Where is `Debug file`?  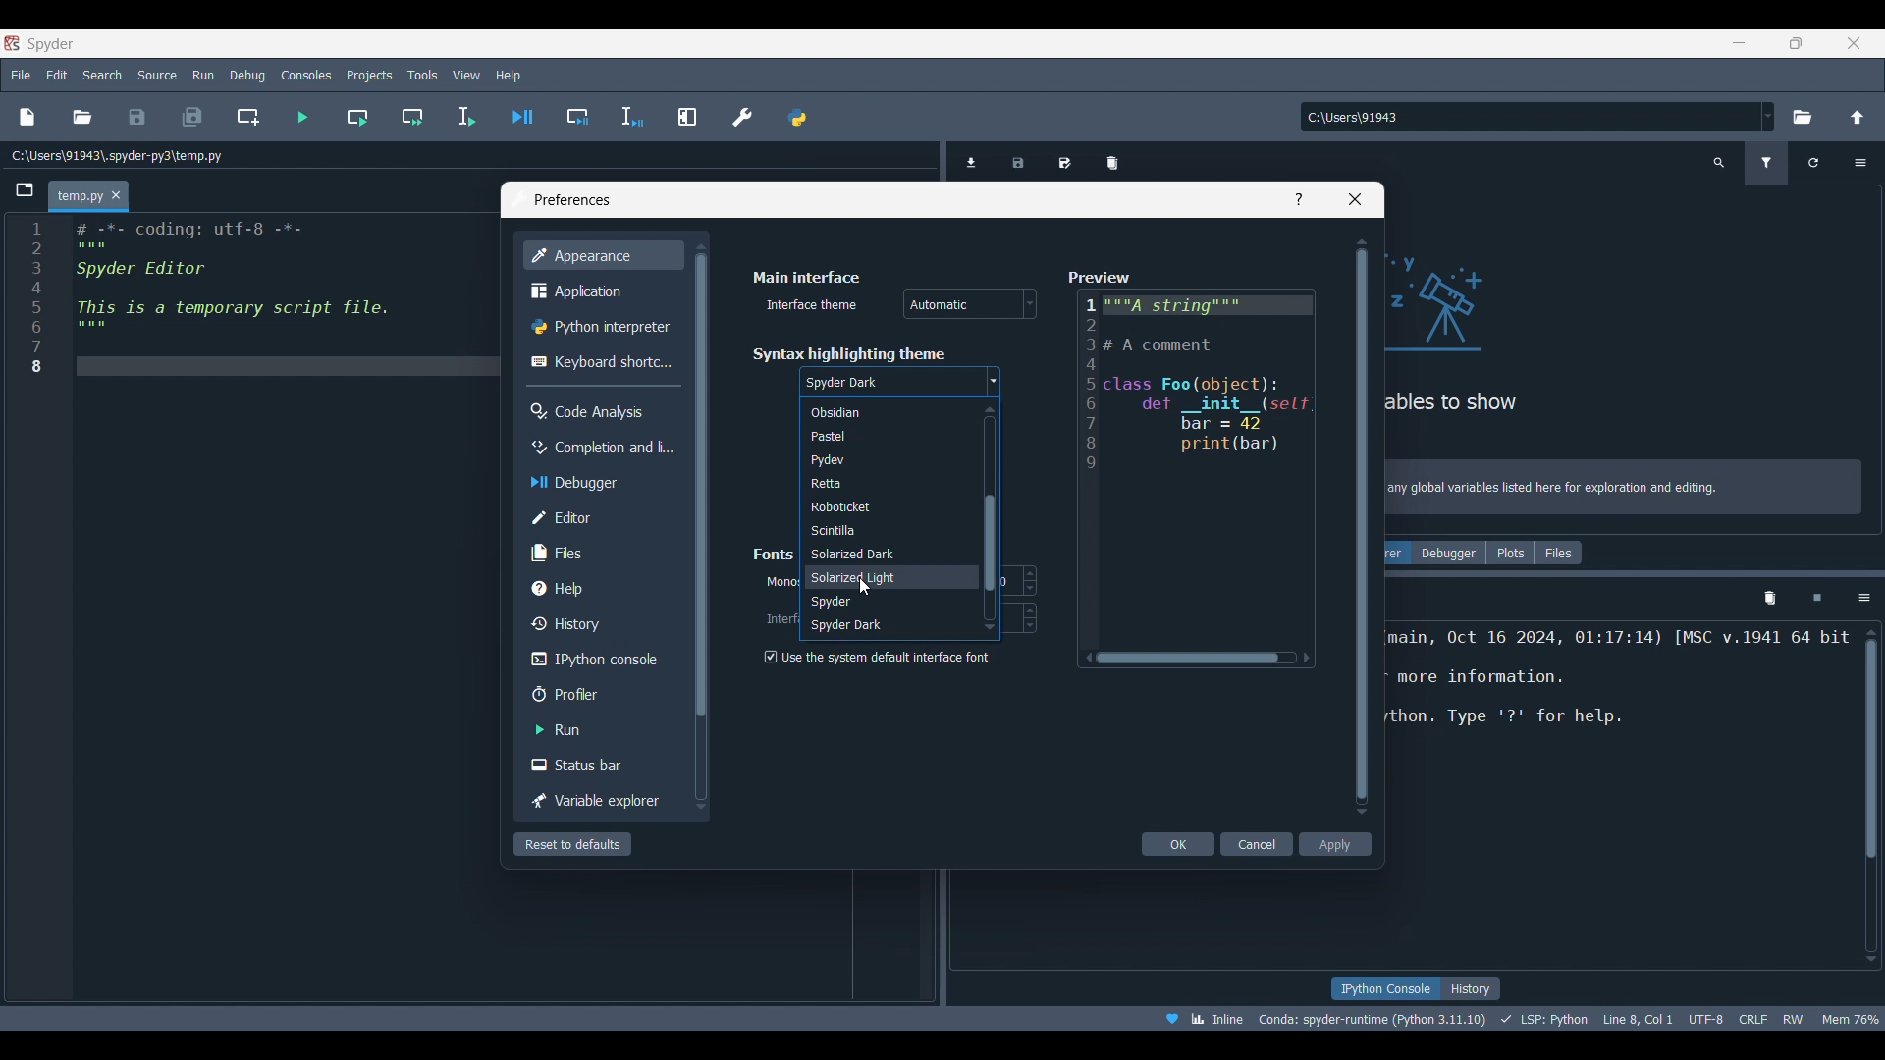 Debug file is located at coordinates (522, 116).